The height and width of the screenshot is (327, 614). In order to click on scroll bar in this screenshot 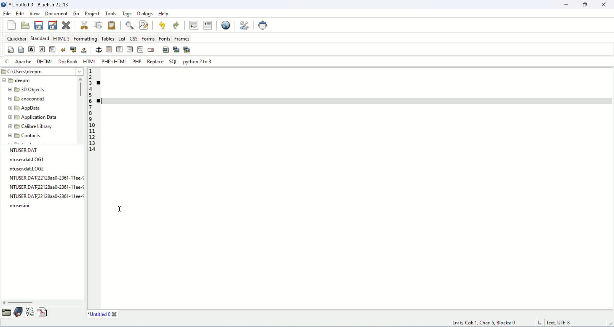, I will do `click(42, 304)`.